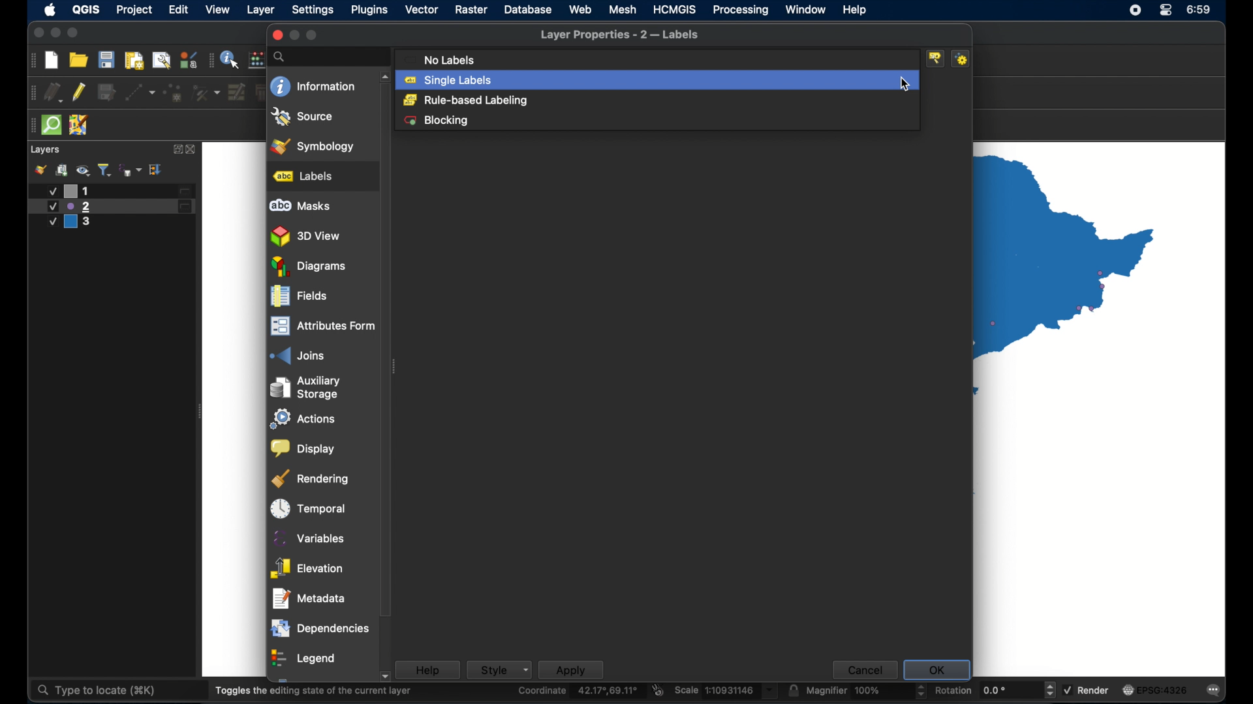 Image resolution: width=1253 pixels, height=704 pixels. I want to click on labels, so click(303, 176).